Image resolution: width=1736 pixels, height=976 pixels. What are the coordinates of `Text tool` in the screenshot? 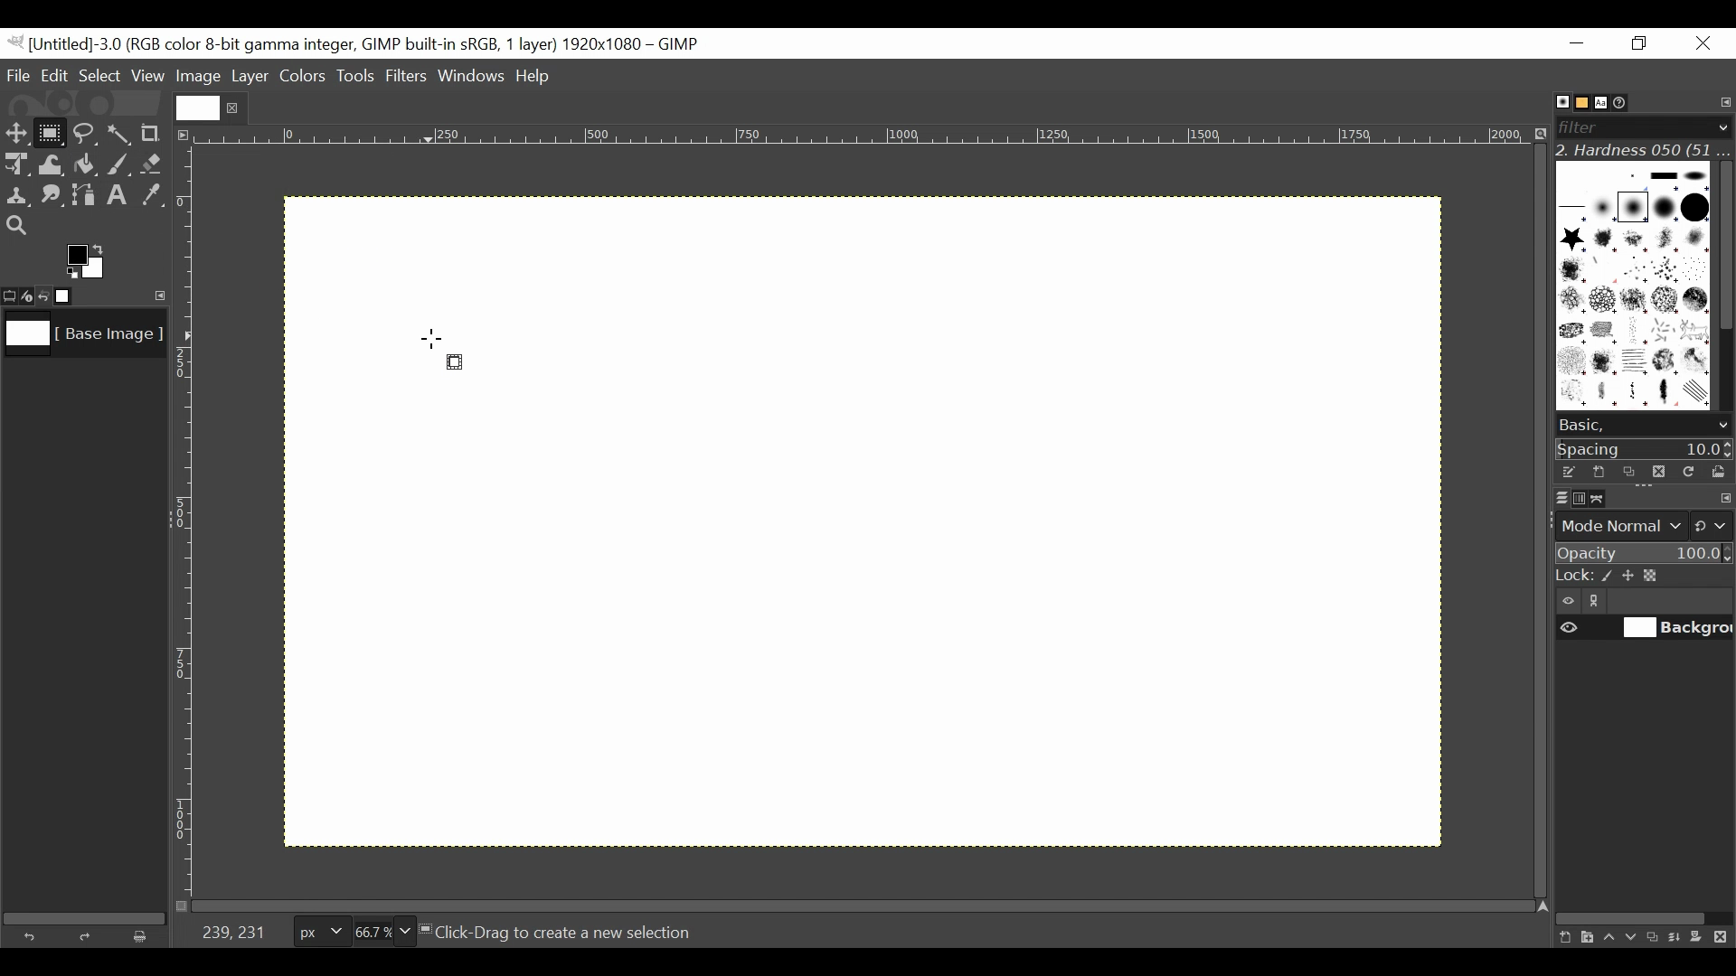 It's located at (120, 197).